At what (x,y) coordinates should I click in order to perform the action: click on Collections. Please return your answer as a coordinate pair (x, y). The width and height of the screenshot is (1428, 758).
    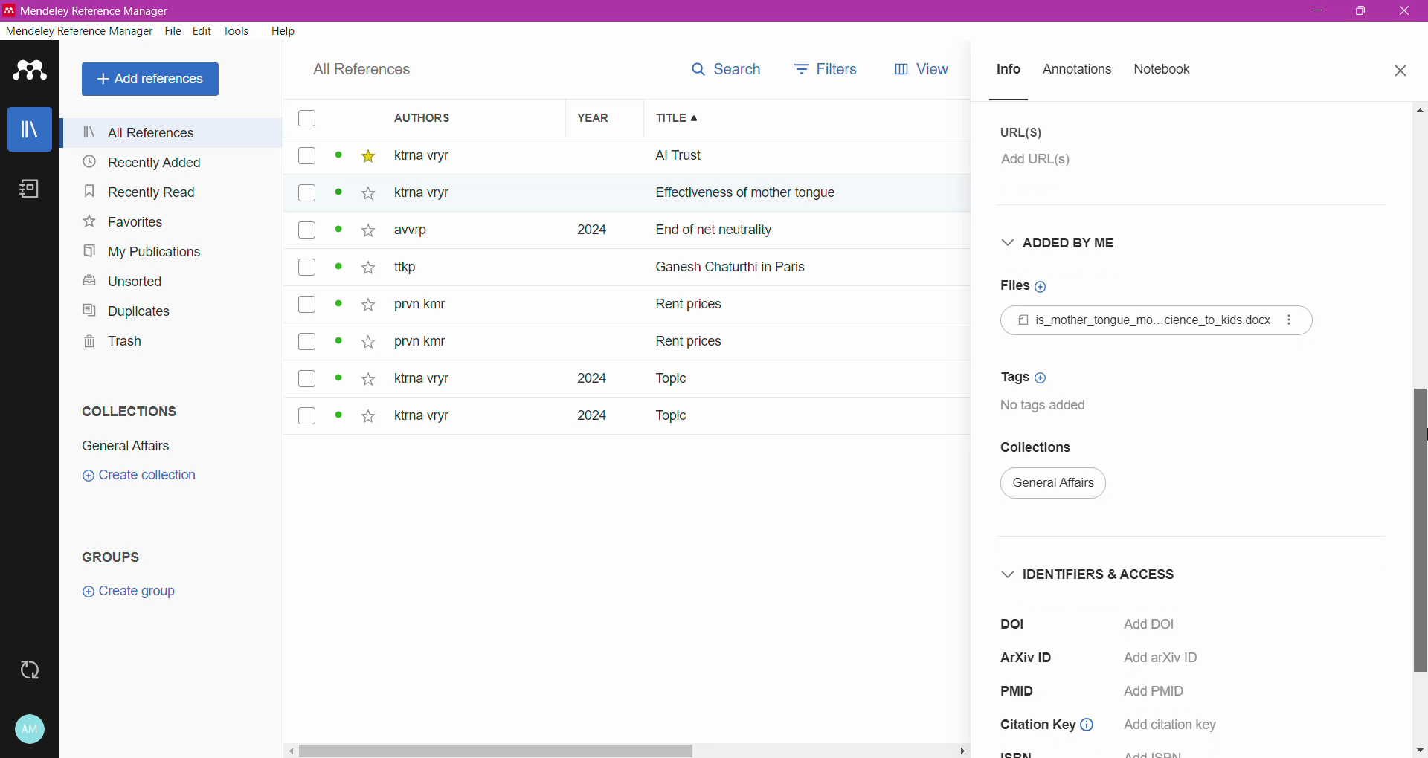
    Looking at the image, I should click on (131, 410).